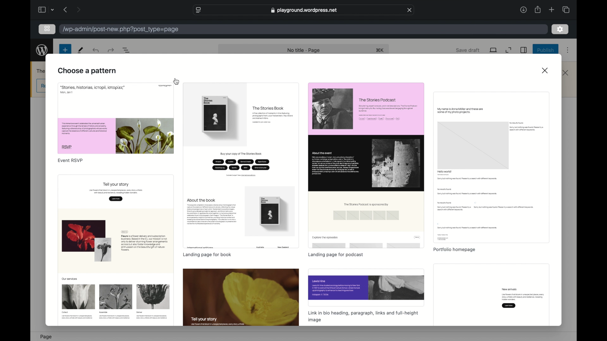 The height and width of the screenshot is (341, 607). I want to click on show tab overview, so click(566, 9).